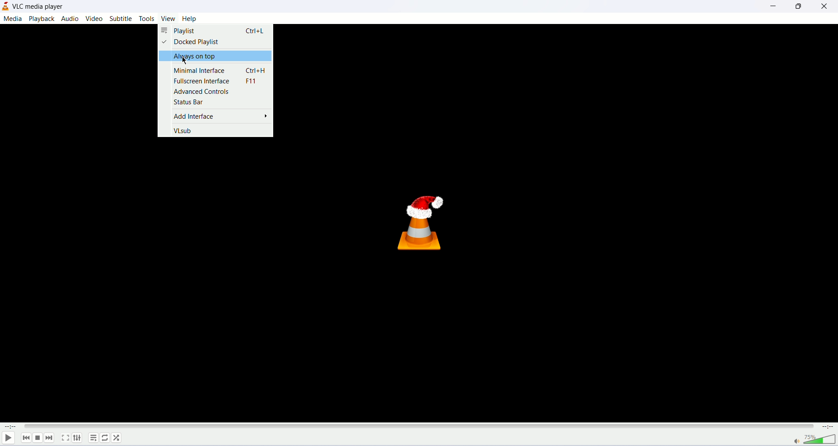 Image resolution: width=838 pixels, height=446 pixels. I want to click on fullscreen, so click(66, 438).